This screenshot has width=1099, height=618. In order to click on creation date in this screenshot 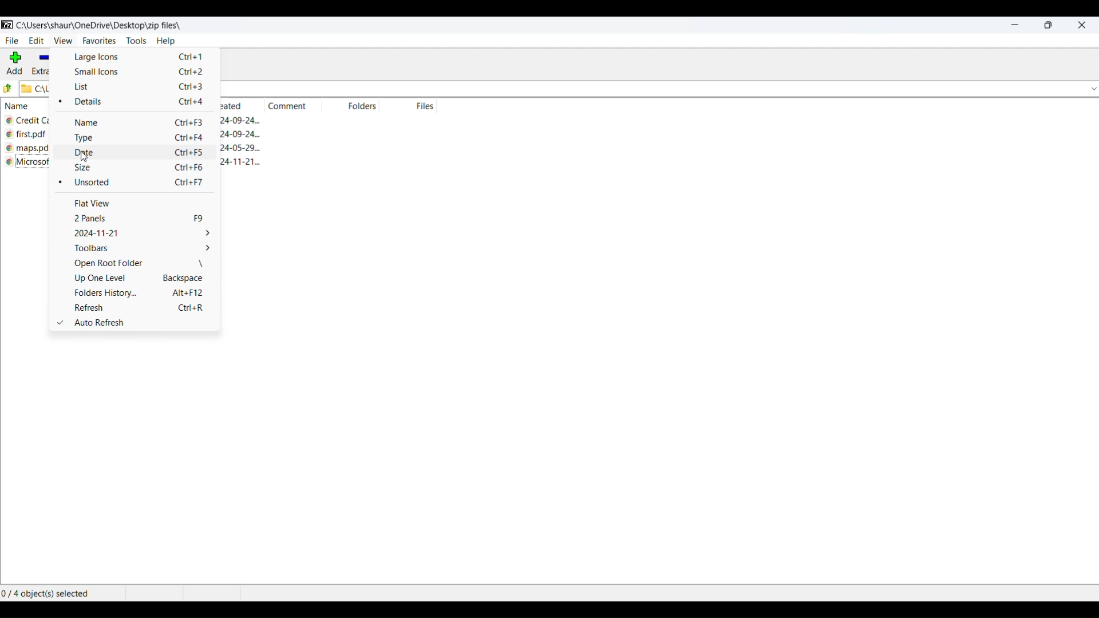, I will do `click(235, 120)`.